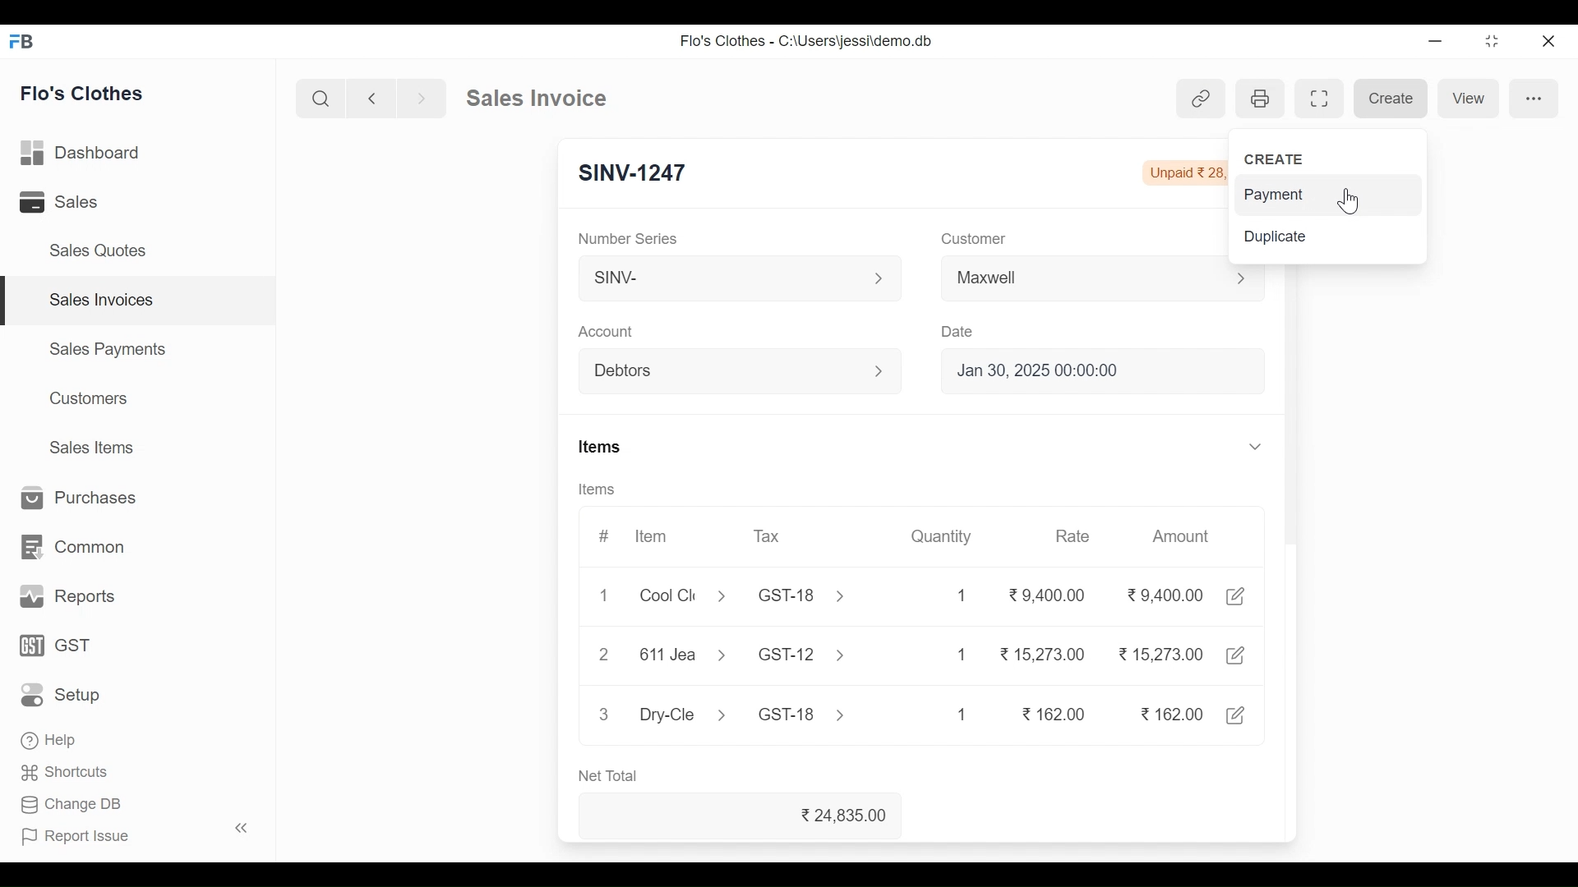 The height and width of the screenshot is (887, 1578). I want to click on Expand, so click(881, 370).